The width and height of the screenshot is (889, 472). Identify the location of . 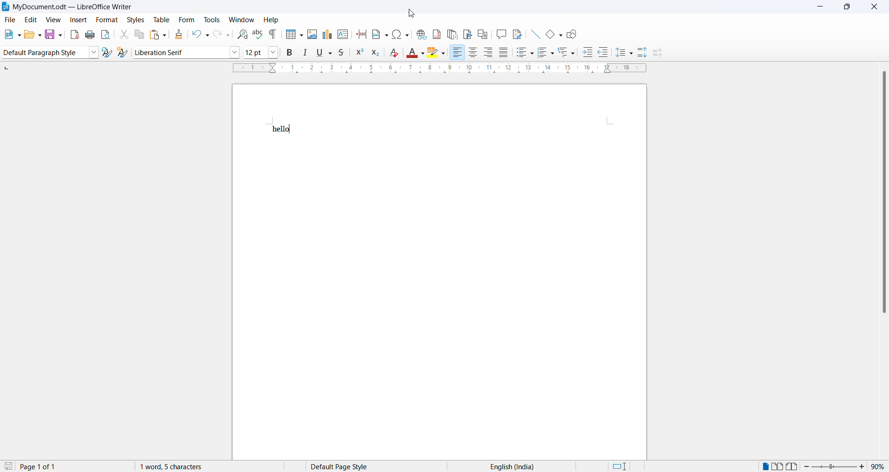
(603, 53).